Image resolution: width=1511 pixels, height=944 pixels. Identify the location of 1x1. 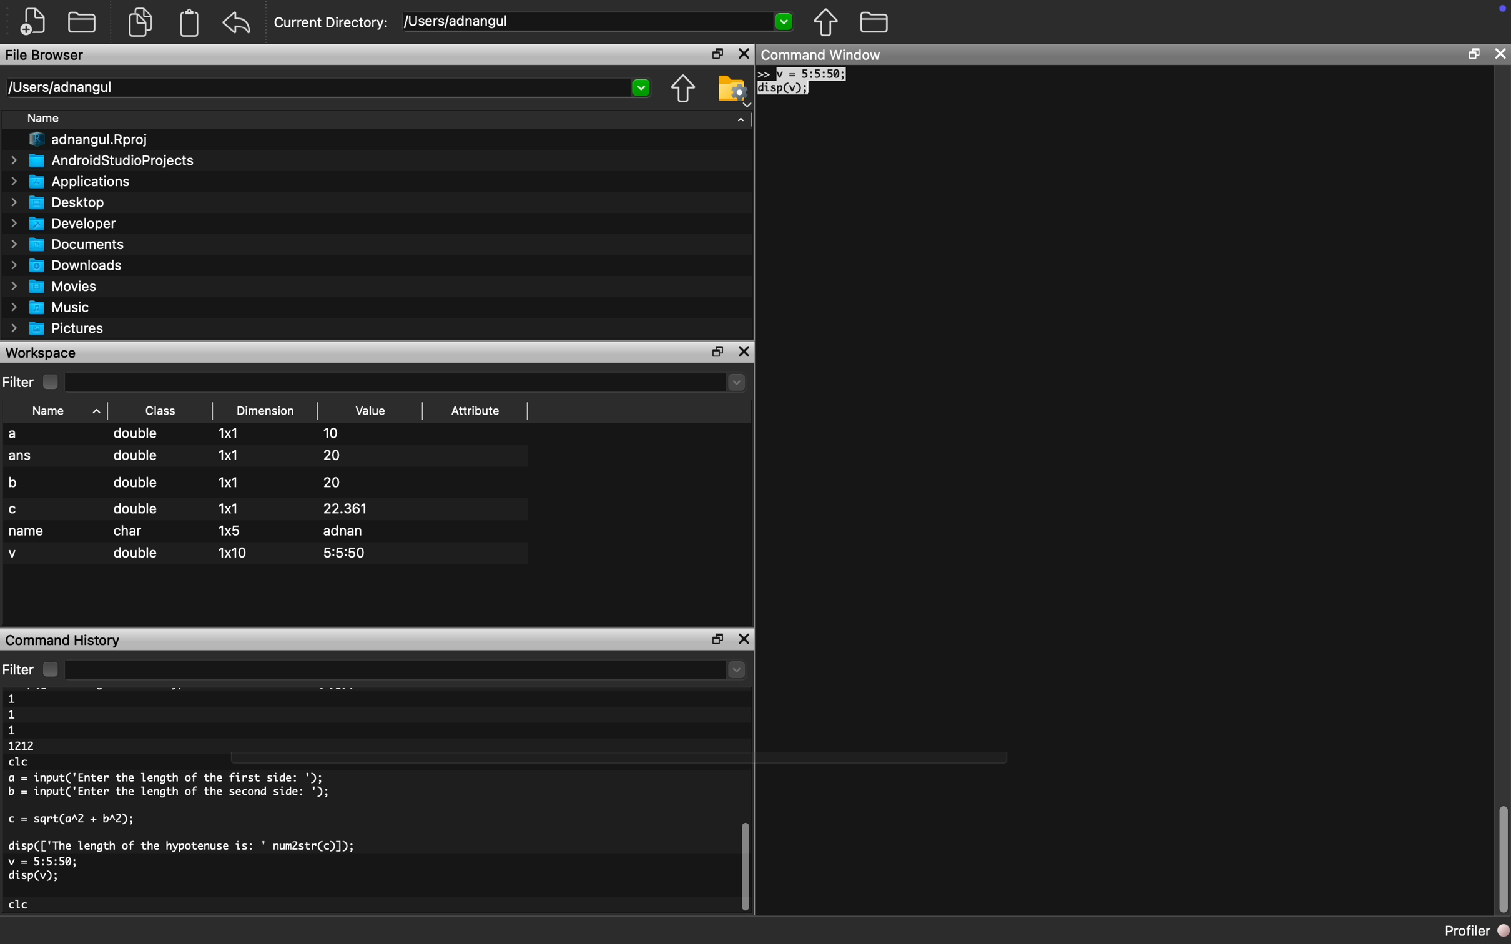
(231, 456).